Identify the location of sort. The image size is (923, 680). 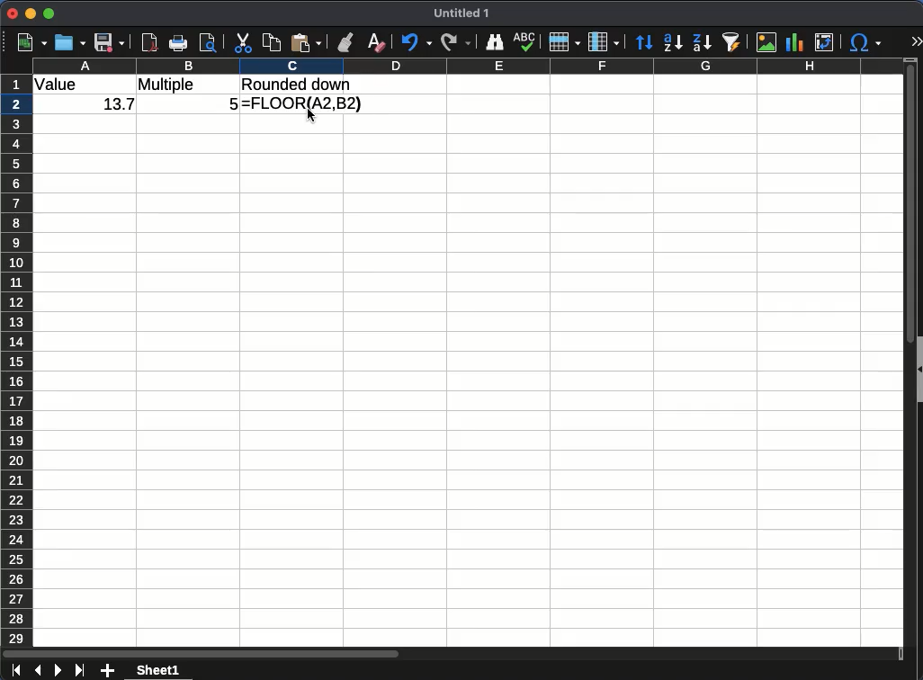
(644, 43).